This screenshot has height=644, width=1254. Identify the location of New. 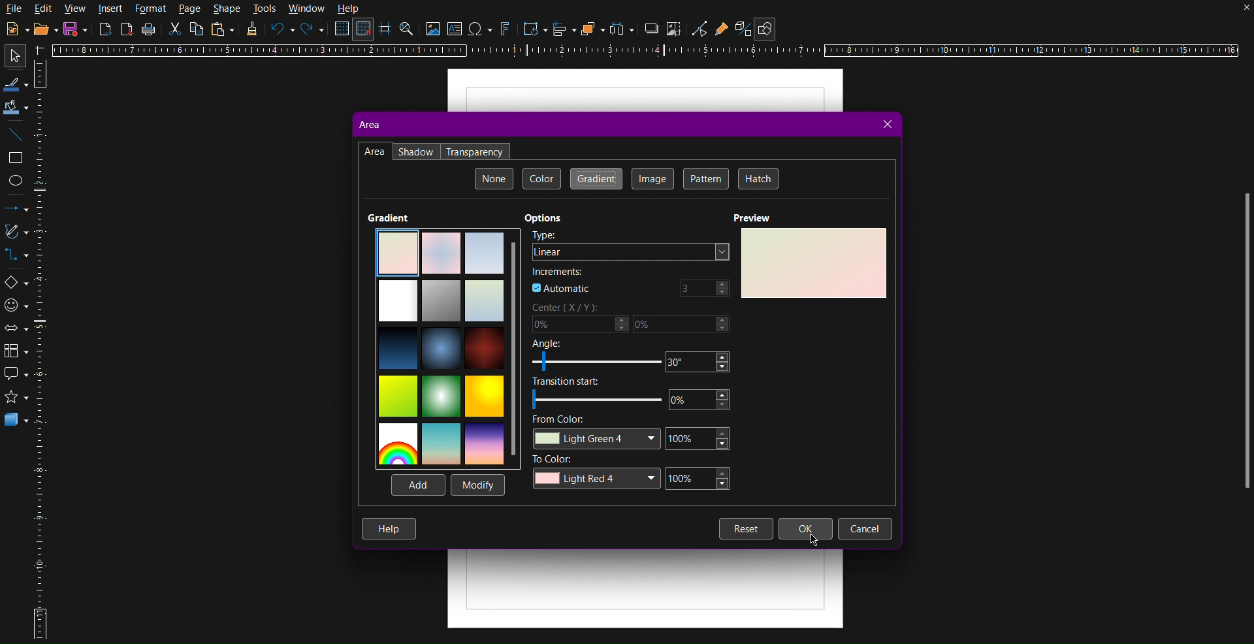
(14, 29).